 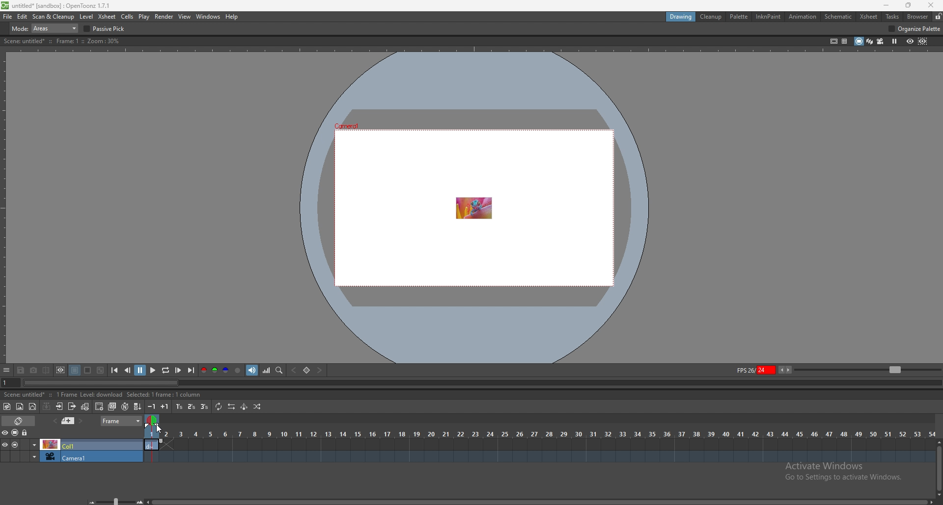 What do you see at coordinates (88, 371) in the screenshot?
I see `white background` at bounding box center [88, 371].